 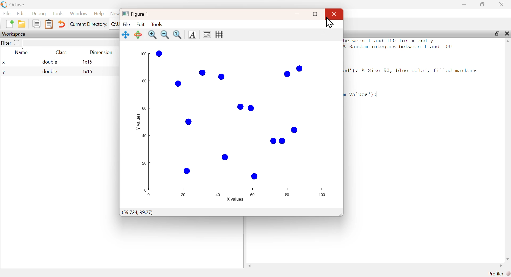 What do you see at coordinates (22, 52) in the screenshot?
I see `Name` at bounding box center [22, 52].